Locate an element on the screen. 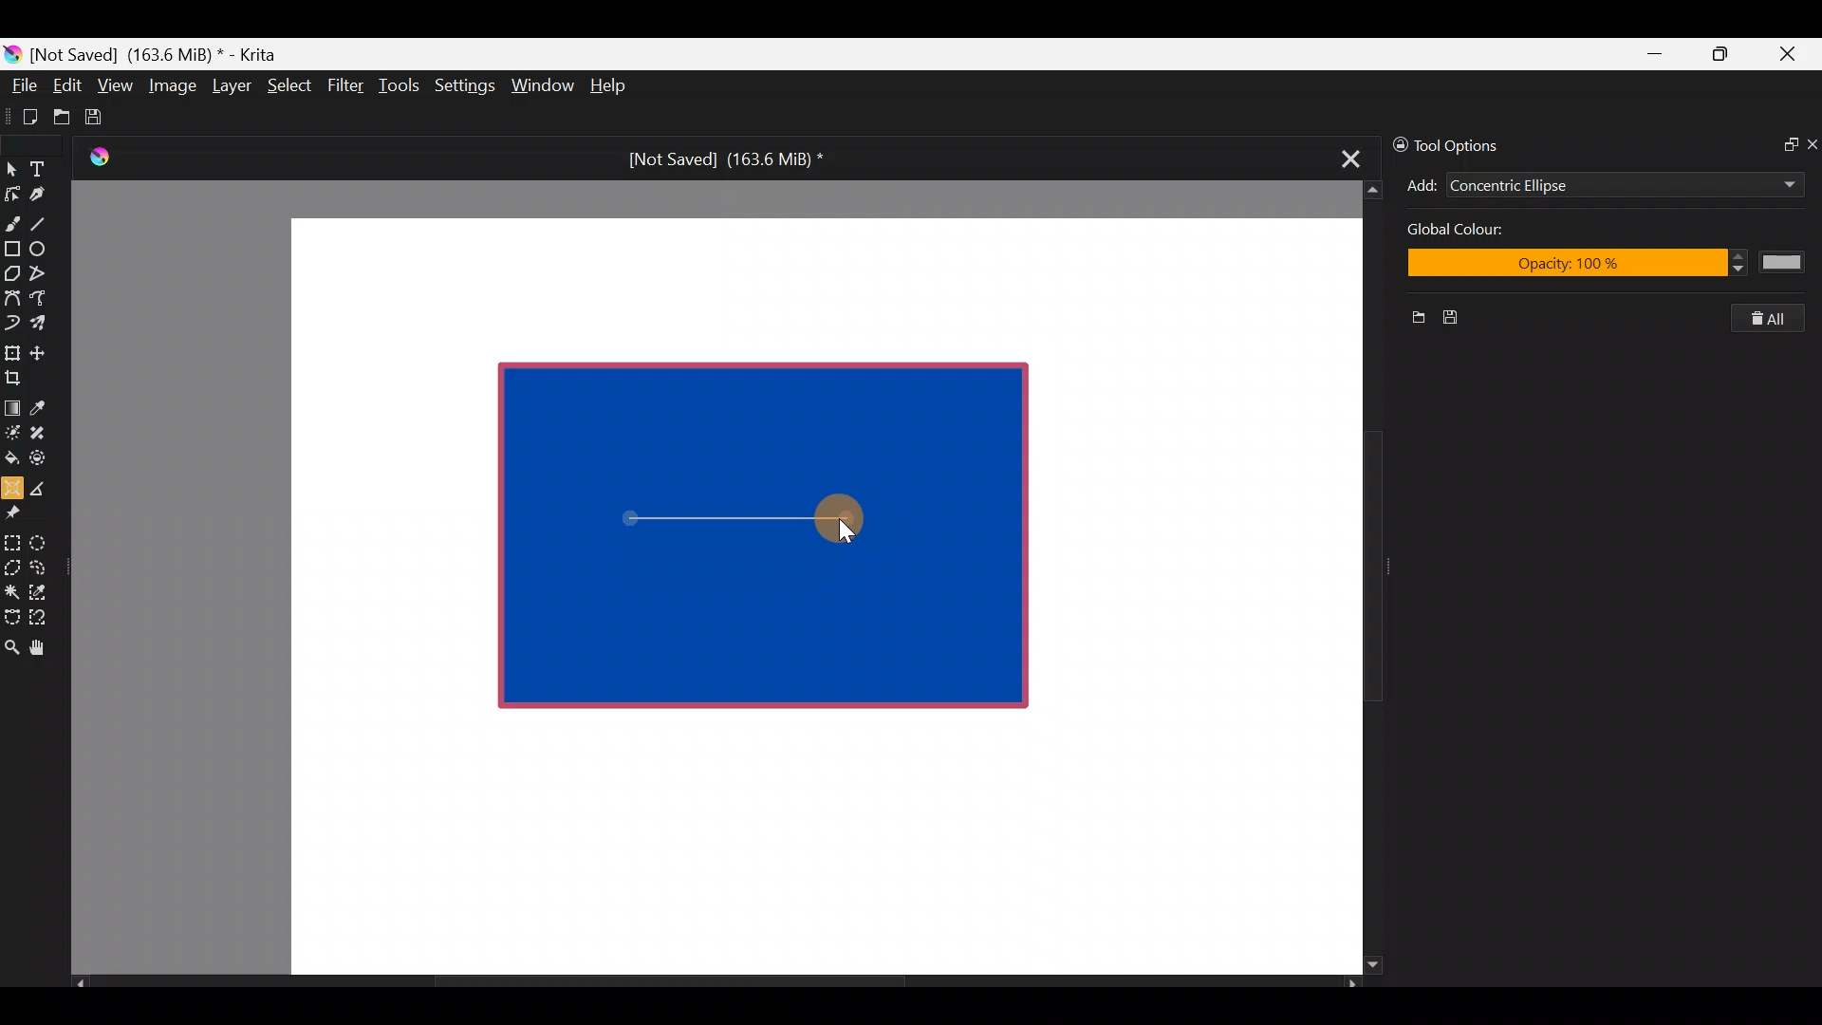 This screenshot has width=1822, height=1025. Filter is located at coordinates (346, 84).